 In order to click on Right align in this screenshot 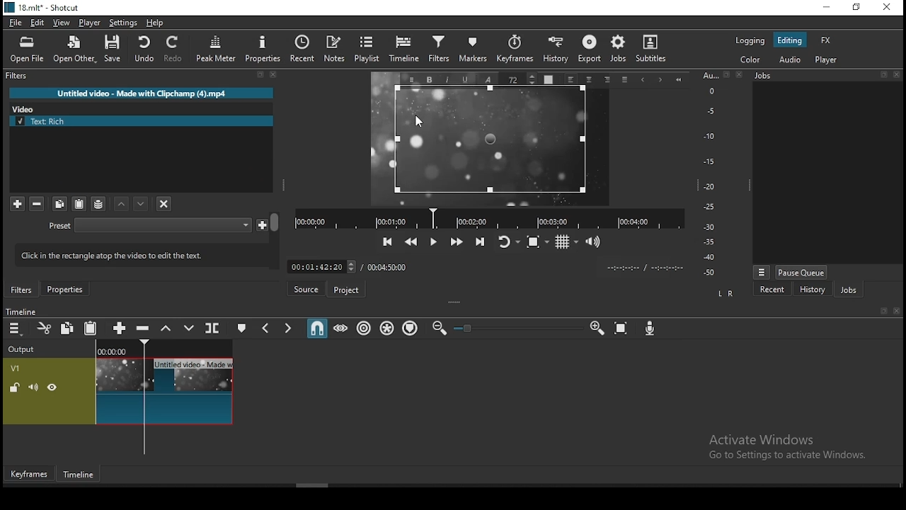, I will do `click(607, 79)`.